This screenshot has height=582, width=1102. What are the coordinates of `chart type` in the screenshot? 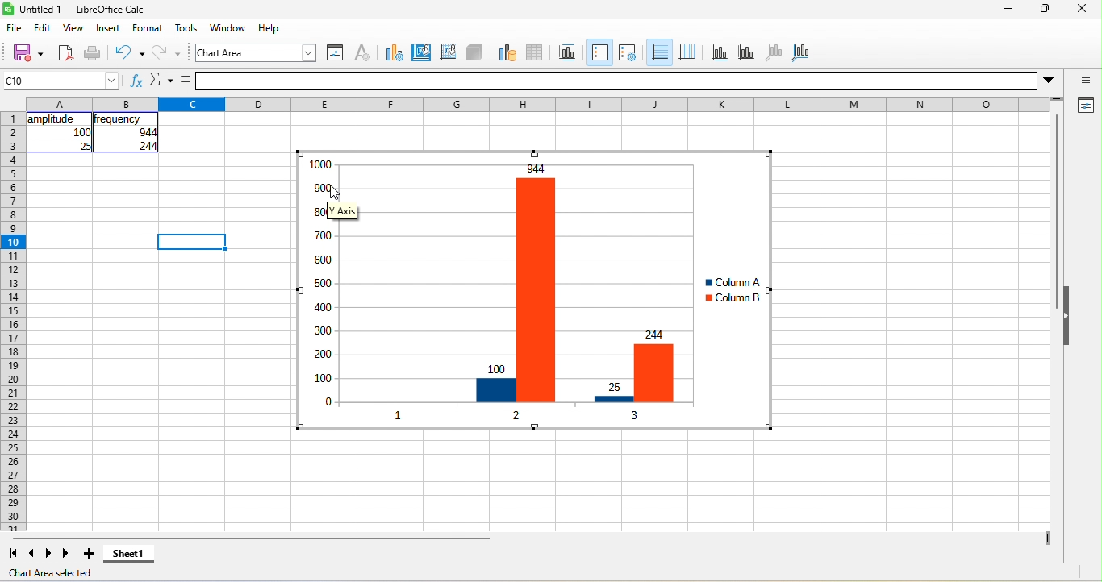 It's located at (391, 52).